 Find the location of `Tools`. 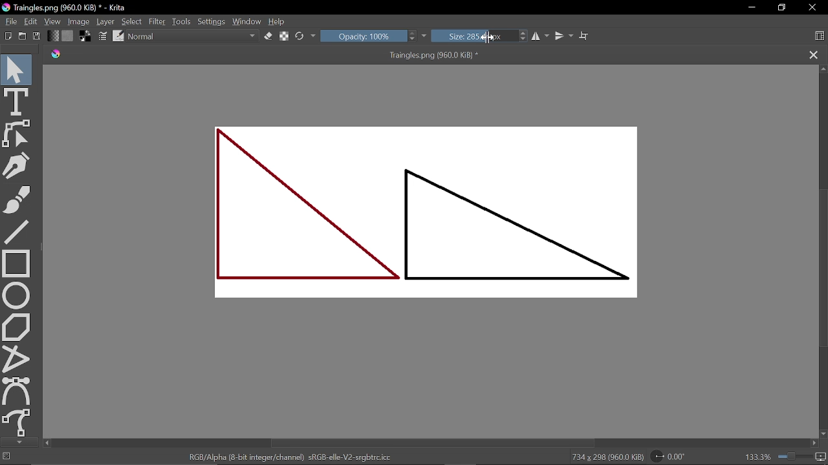

Tools is located at coordinates (182, 21).